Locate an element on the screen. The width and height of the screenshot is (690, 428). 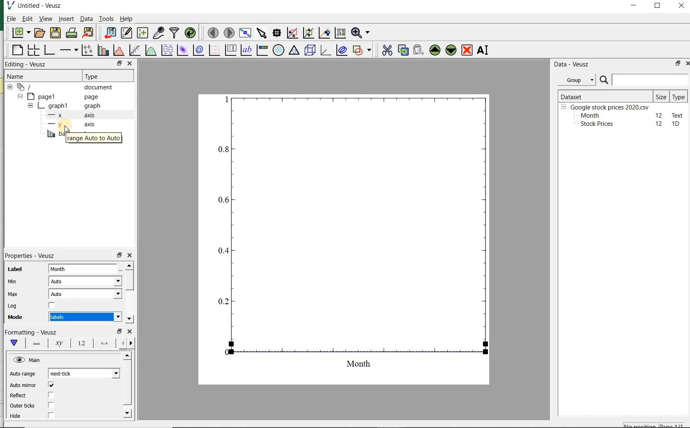
scrollbar is located at coordinates (126, 386).